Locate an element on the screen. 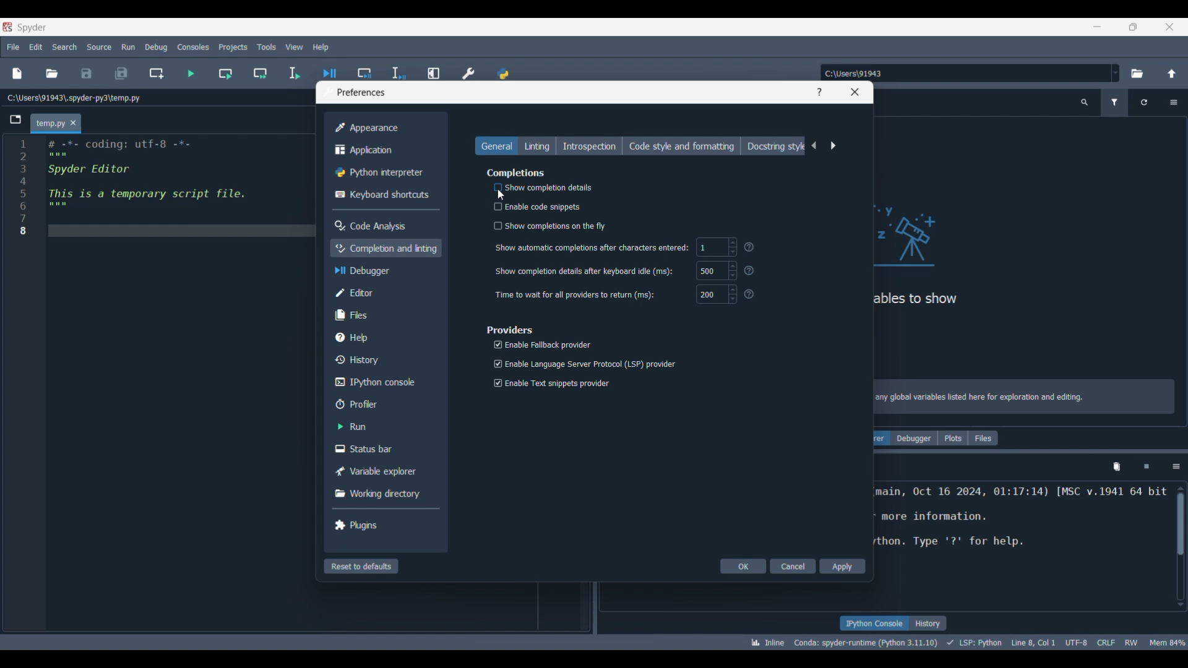 This screenshot has width=1188, height=668. Close is located at coordinates (1169, 27).